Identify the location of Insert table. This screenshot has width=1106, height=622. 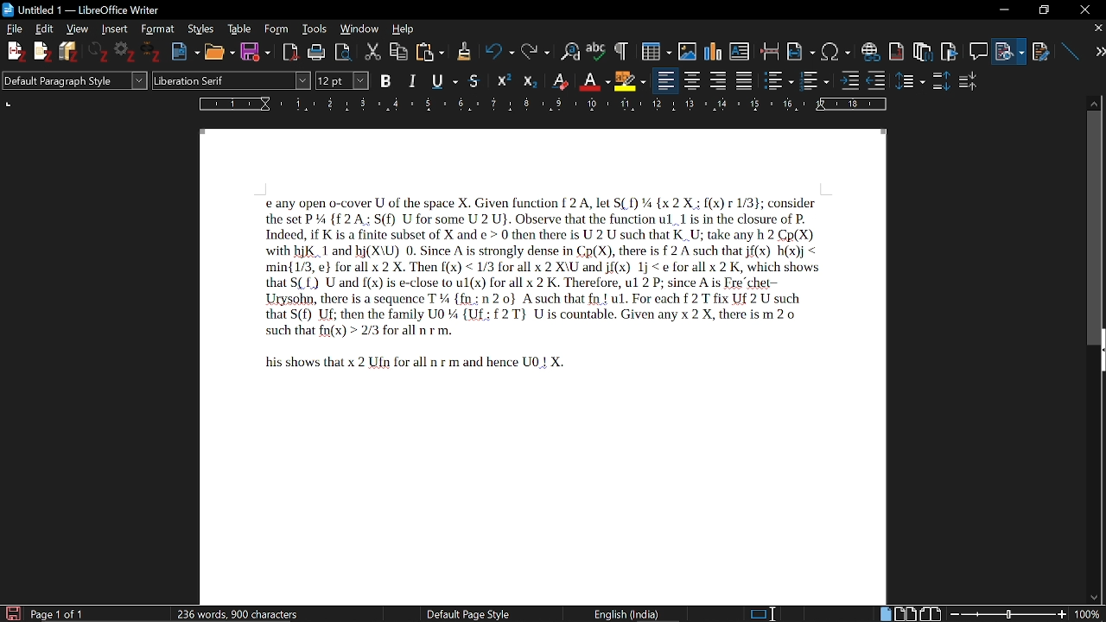
(650, 49).